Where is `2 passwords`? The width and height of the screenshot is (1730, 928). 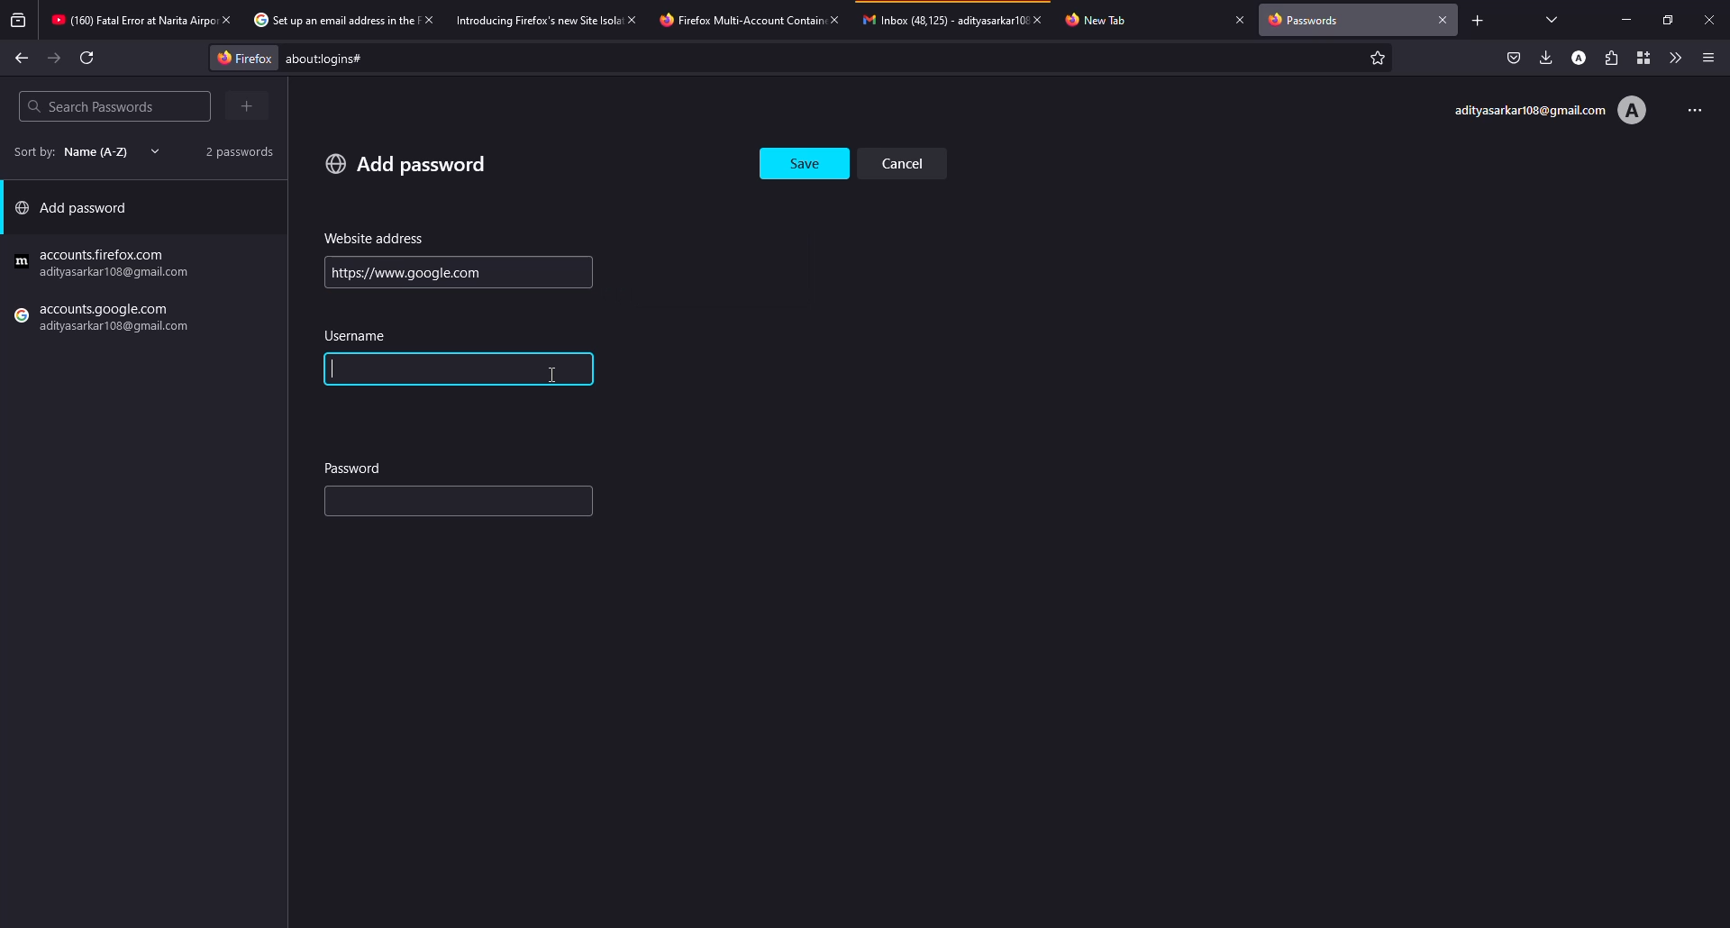
2 passwords is located at coordinates (232, 150).